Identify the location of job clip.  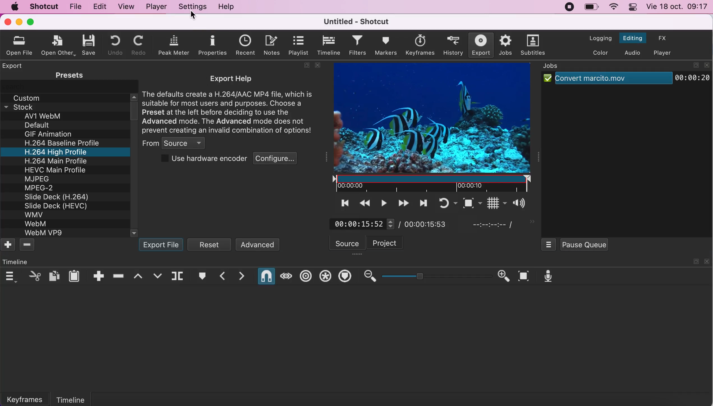
(626, 81).